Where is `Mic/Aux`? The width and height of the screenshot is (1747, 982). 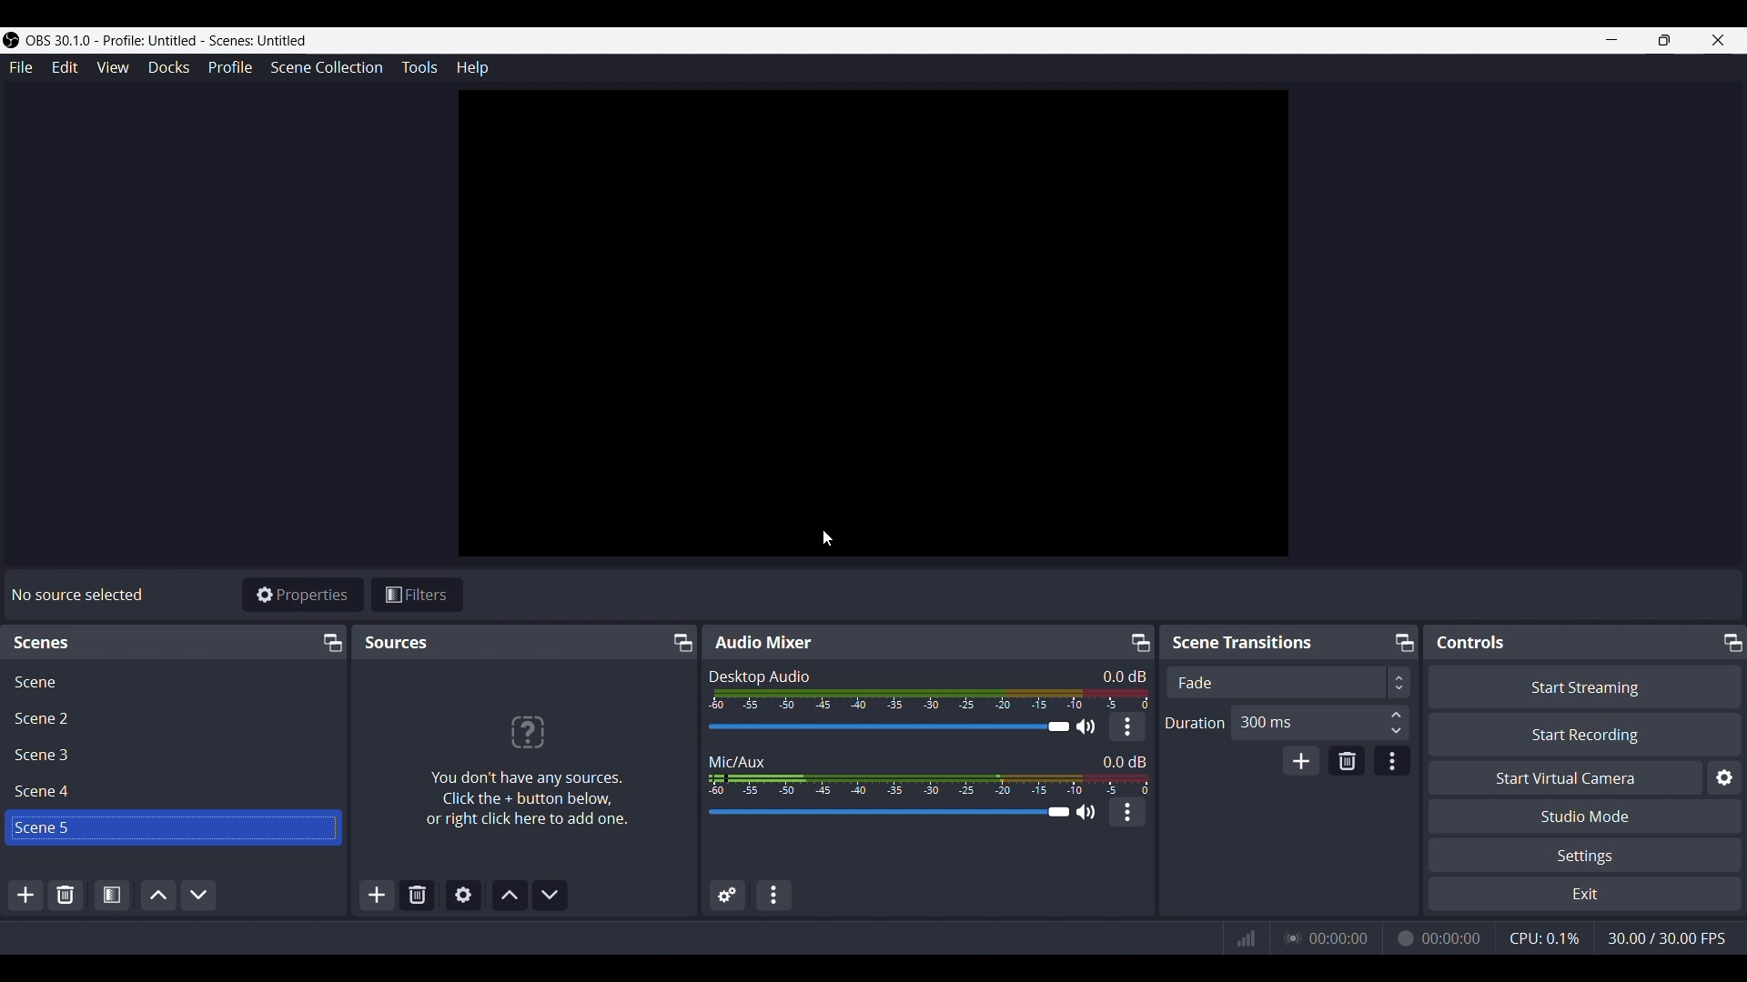
Mic/Aux is located at coordinates (739, 757).